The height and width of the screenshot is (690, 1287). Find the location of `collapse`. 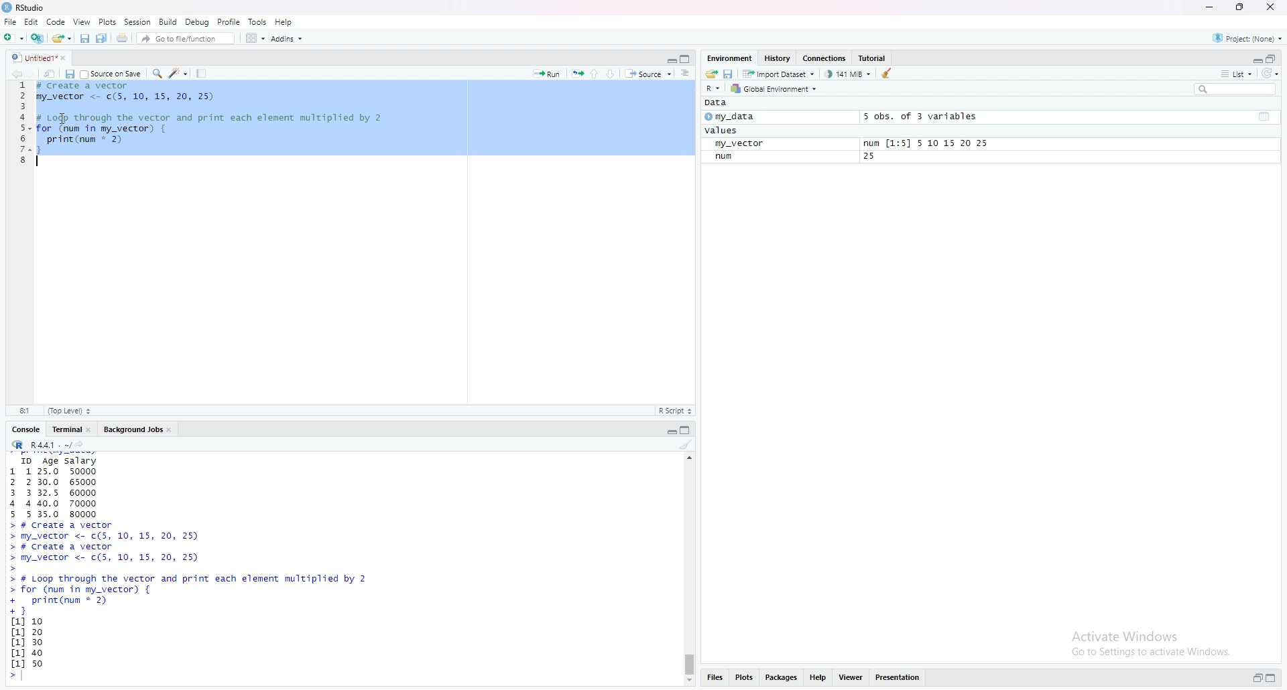

collapse is located at coordinates (1274, 678).